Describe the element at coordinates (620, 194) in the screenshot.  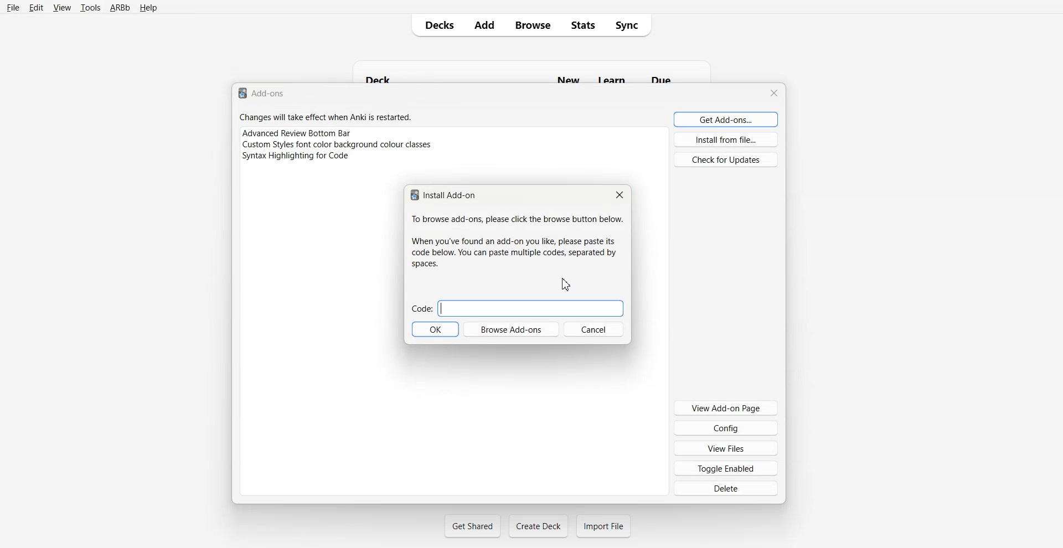
I see `Close` at that location.